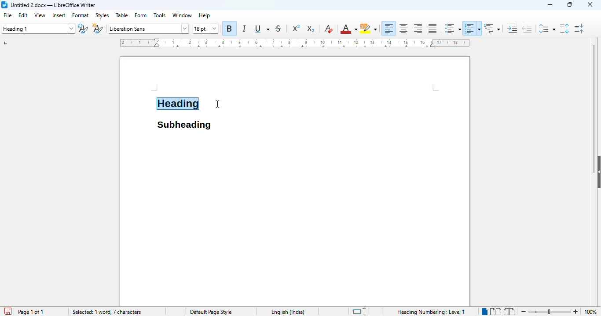  What do you see at coordinates (297, 28) in the screenshot?
I see `superscript` at bounding box center [297, 28].